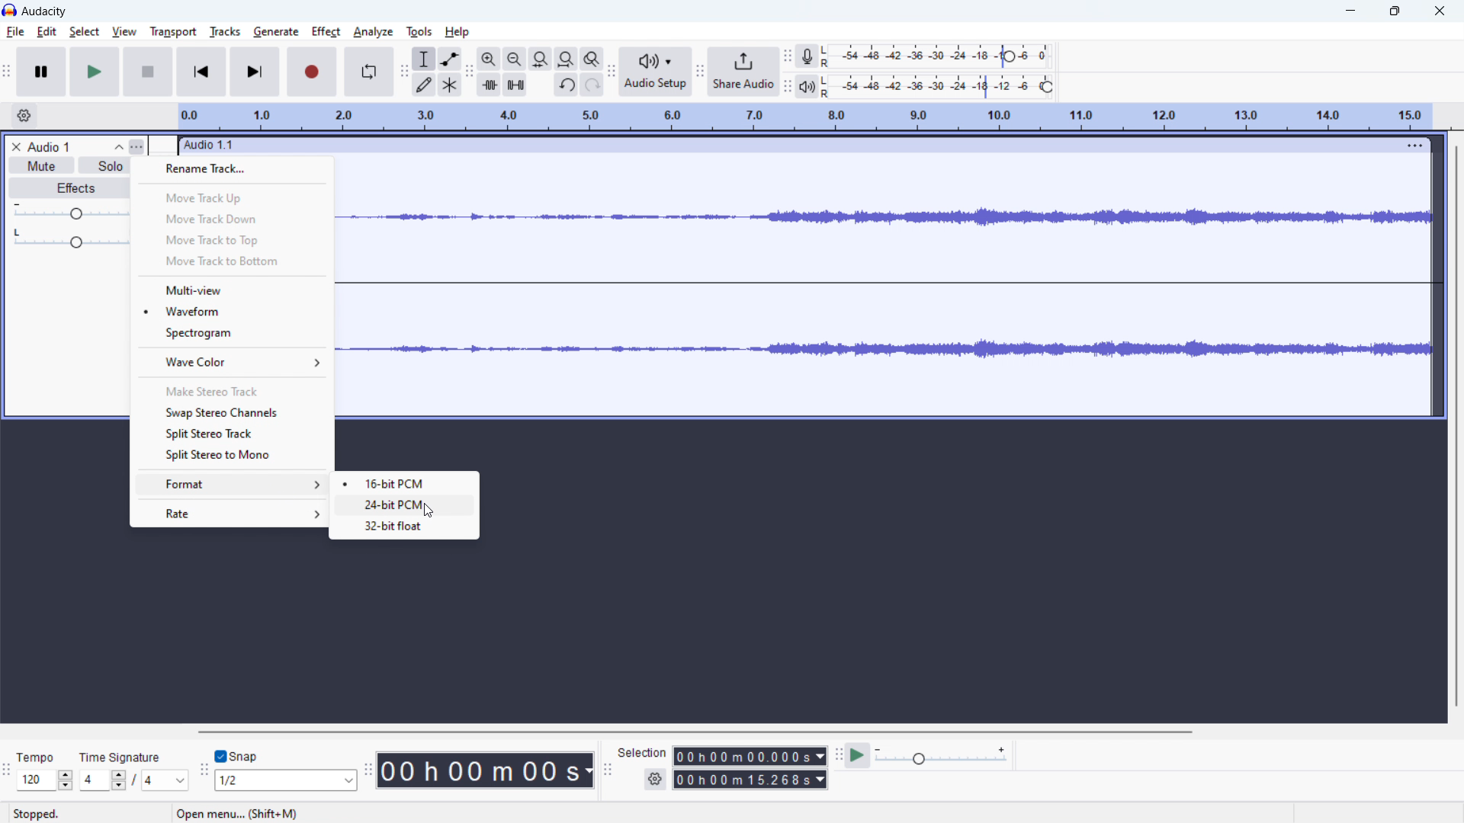  What do you see at coordinates (226, 31) in the screenshot?
I see `tracks` at bounding box center [226, 31].